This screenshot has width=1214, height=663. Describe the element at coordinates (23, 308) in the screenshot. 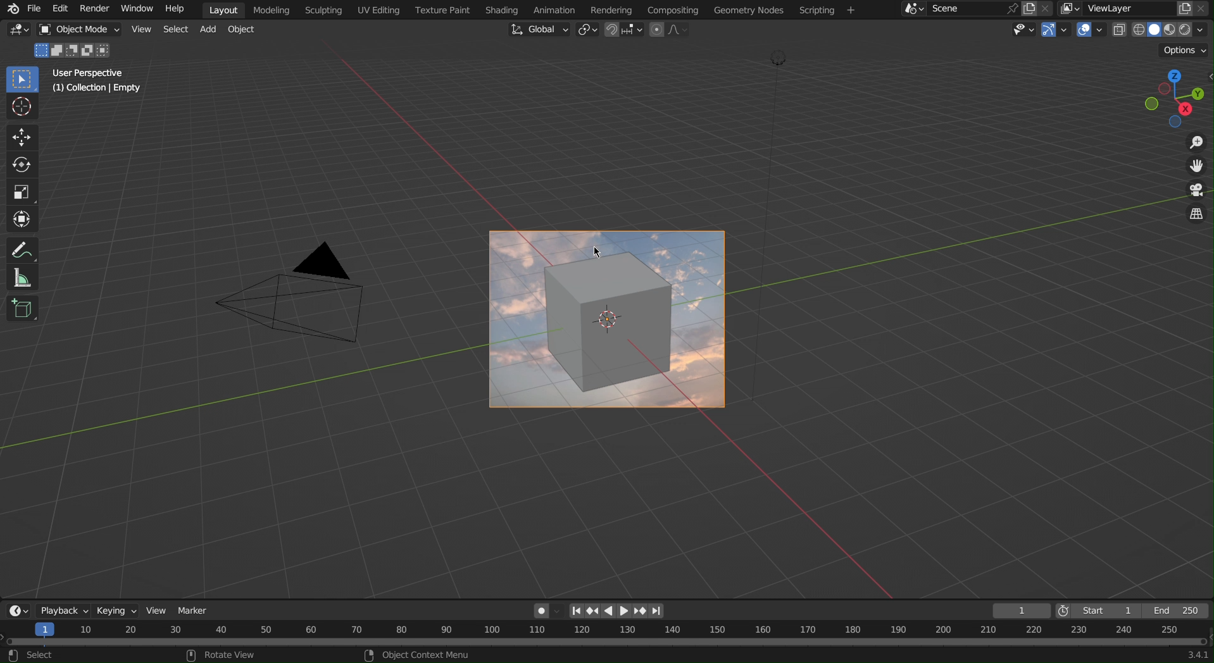

I see `Cube` at that location.